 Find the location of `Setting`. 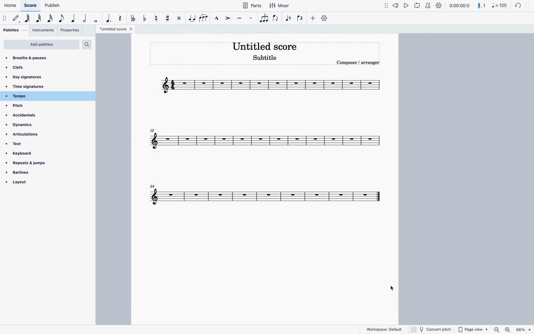

Setting is located at coordinates (437, 6).